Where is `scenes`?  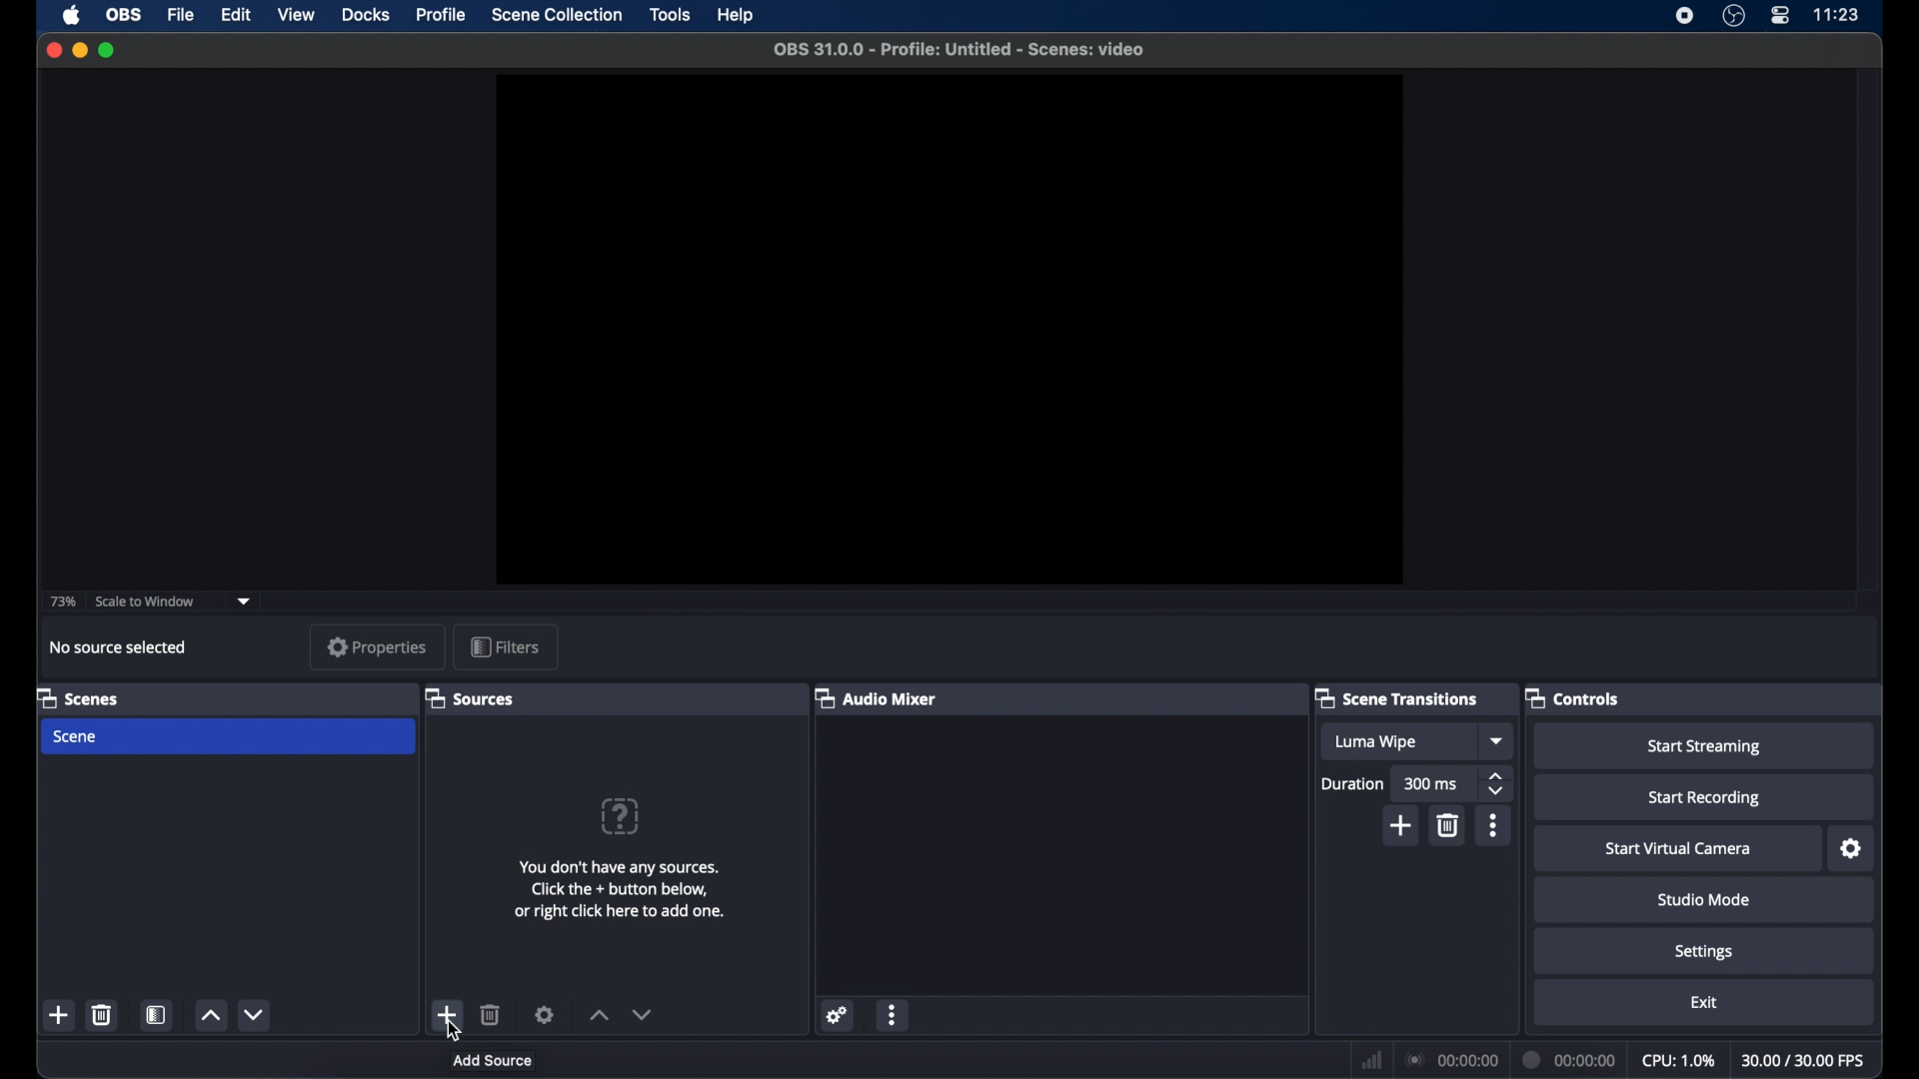
scenes is located at coordinates (79, 697).